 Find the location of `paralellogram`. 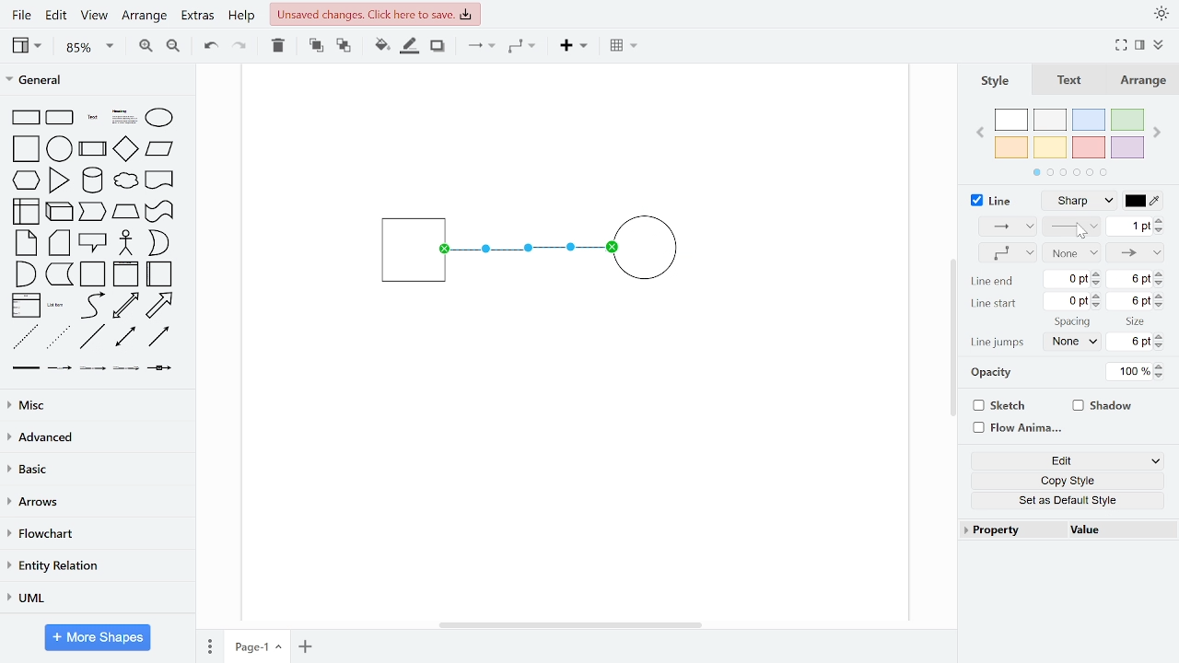

paralellogram is located at coordinates (159, 148).